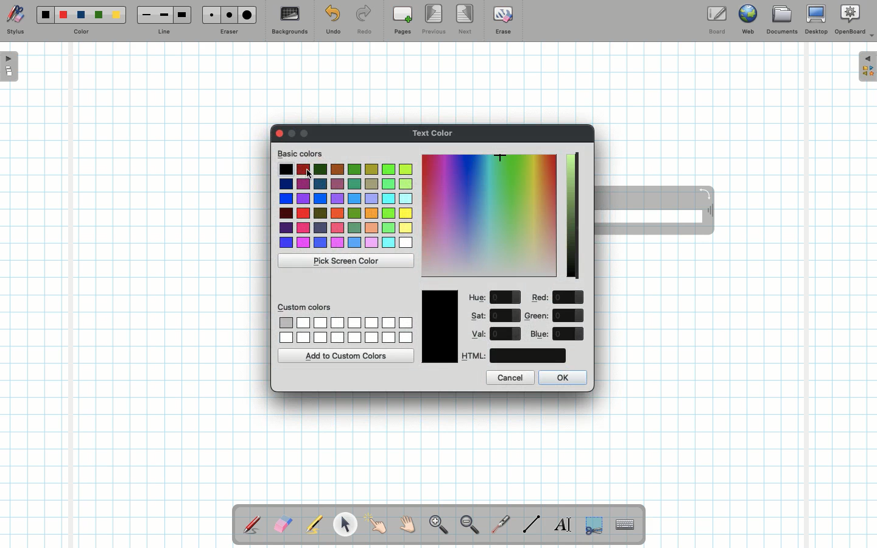 This screenshot has height=548, width=877. Describe the element at coordinates (164, 32) in the screenshot. I see `Line` at that location.